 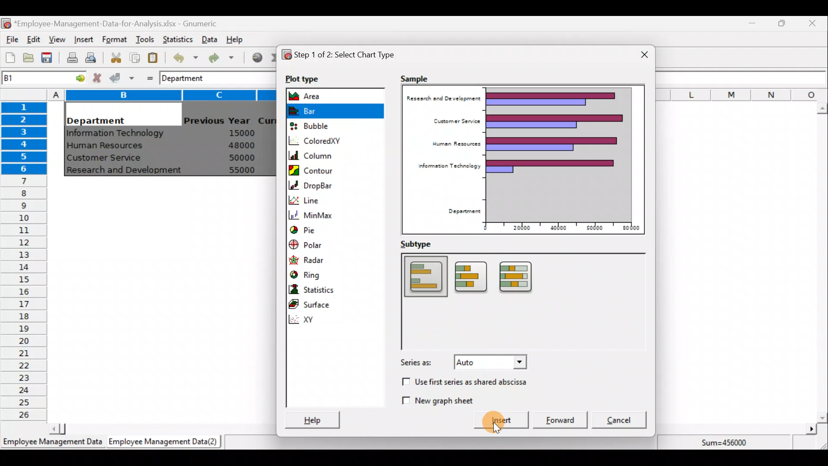 I want to click on Minimize, so click(x=750, y=25).